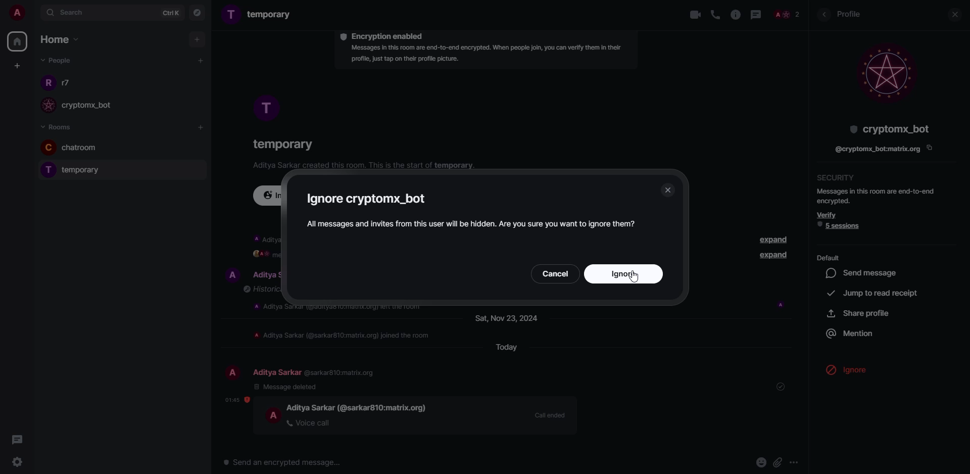 This screenshot has height=474, width=970. Describe the element at coordinates (691, 14) in the screenshot. I see `video call` at that location.